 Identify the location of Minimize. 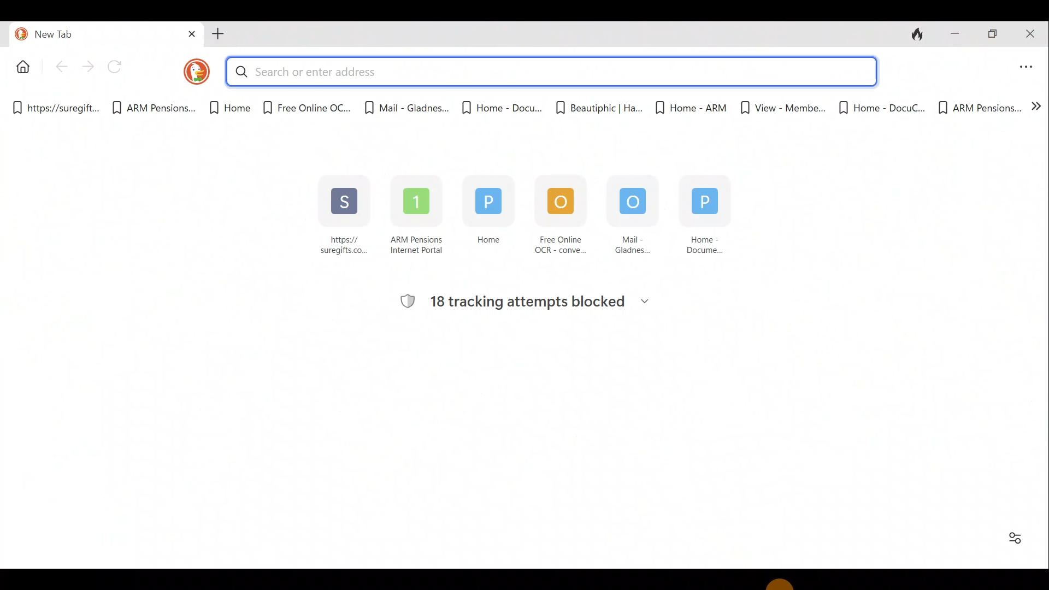
(954, 32).